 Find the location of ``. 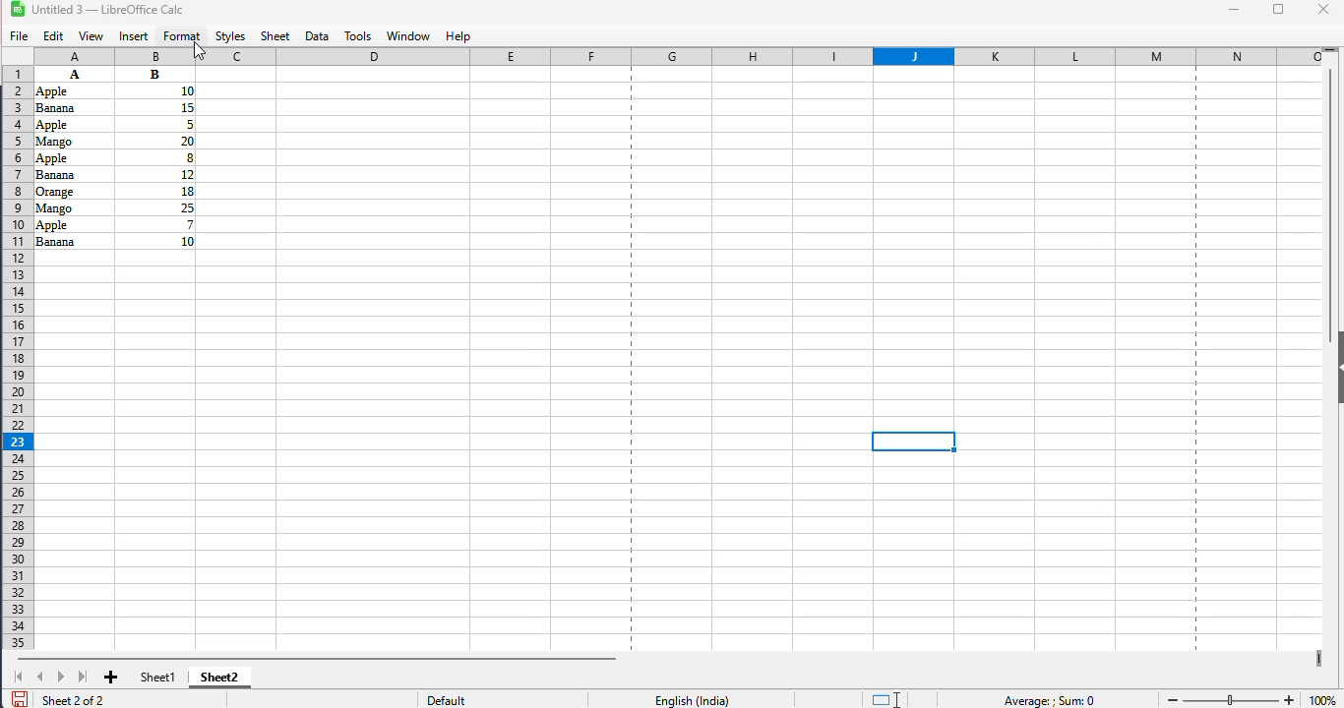

 is located at coordinates (157, 224).